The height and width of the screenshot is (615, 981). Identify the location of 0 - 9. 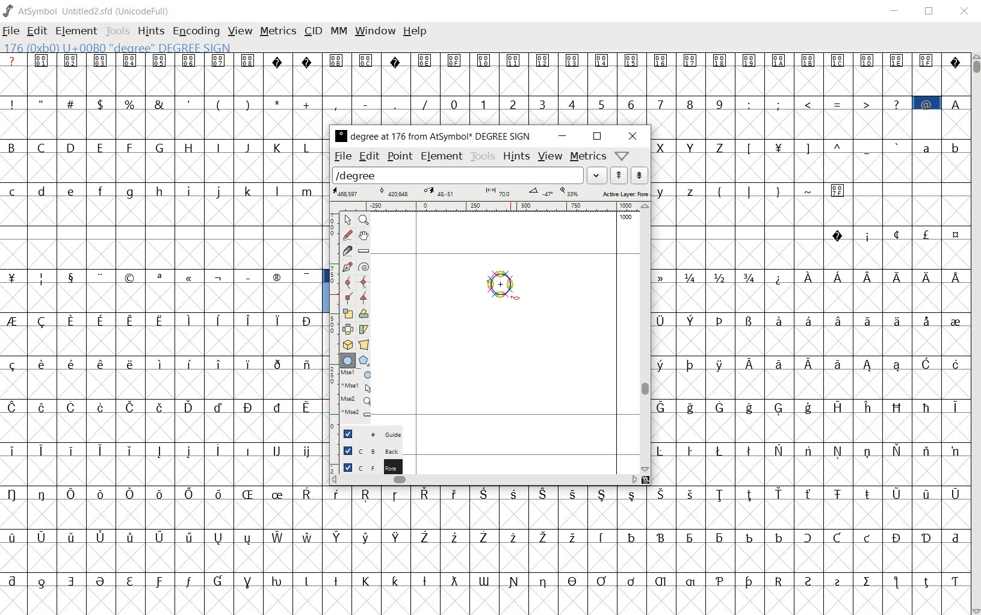
(584, 103).